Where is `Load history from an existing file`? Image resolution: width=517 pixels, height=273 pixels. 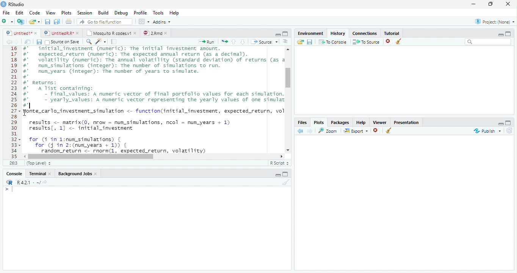
Load history from an existing file is located at coordinates (300, 42).